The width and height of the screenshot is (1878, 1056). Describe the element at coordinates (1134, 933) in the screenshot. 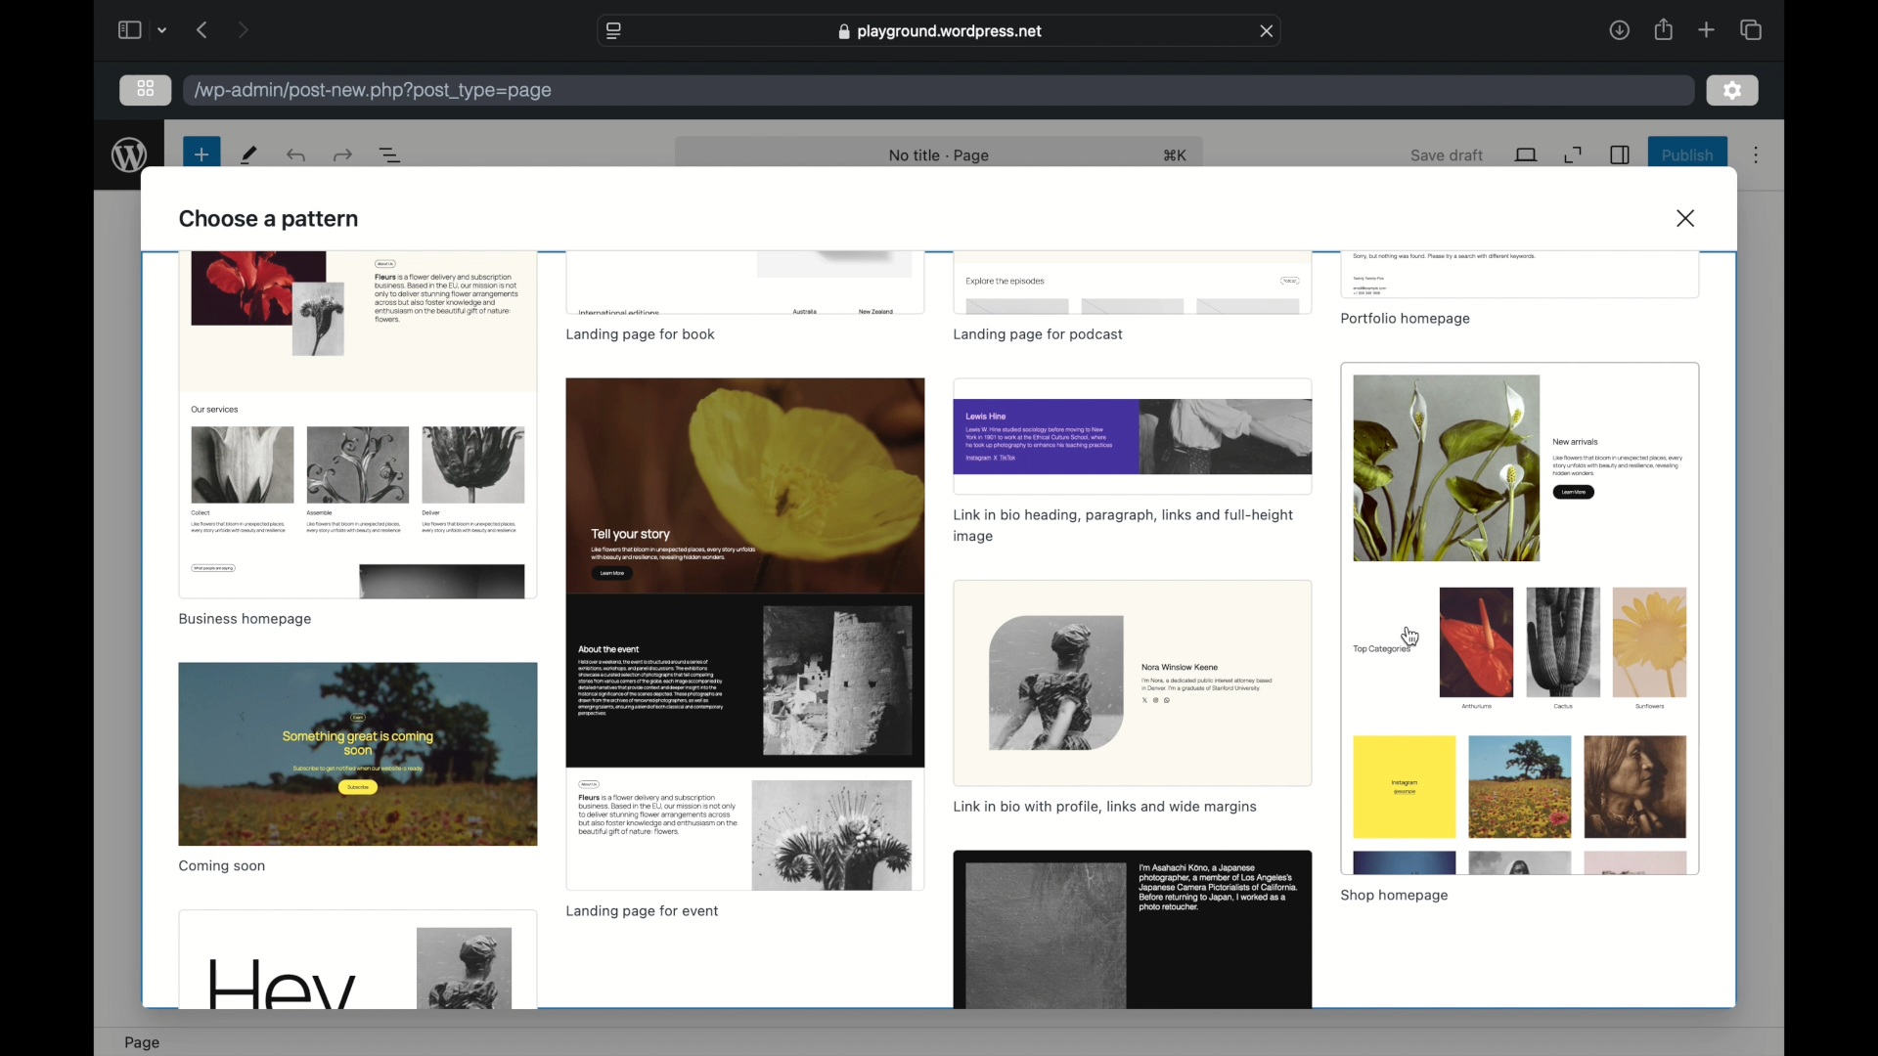

I see `preview` at that location.